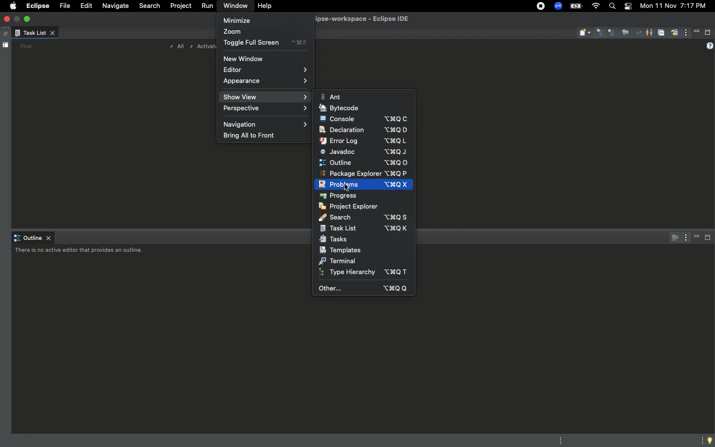  What do you see at coordinates (697, 237) in the screenshot?
I see `Minimize` at bounding box center [697, 237].